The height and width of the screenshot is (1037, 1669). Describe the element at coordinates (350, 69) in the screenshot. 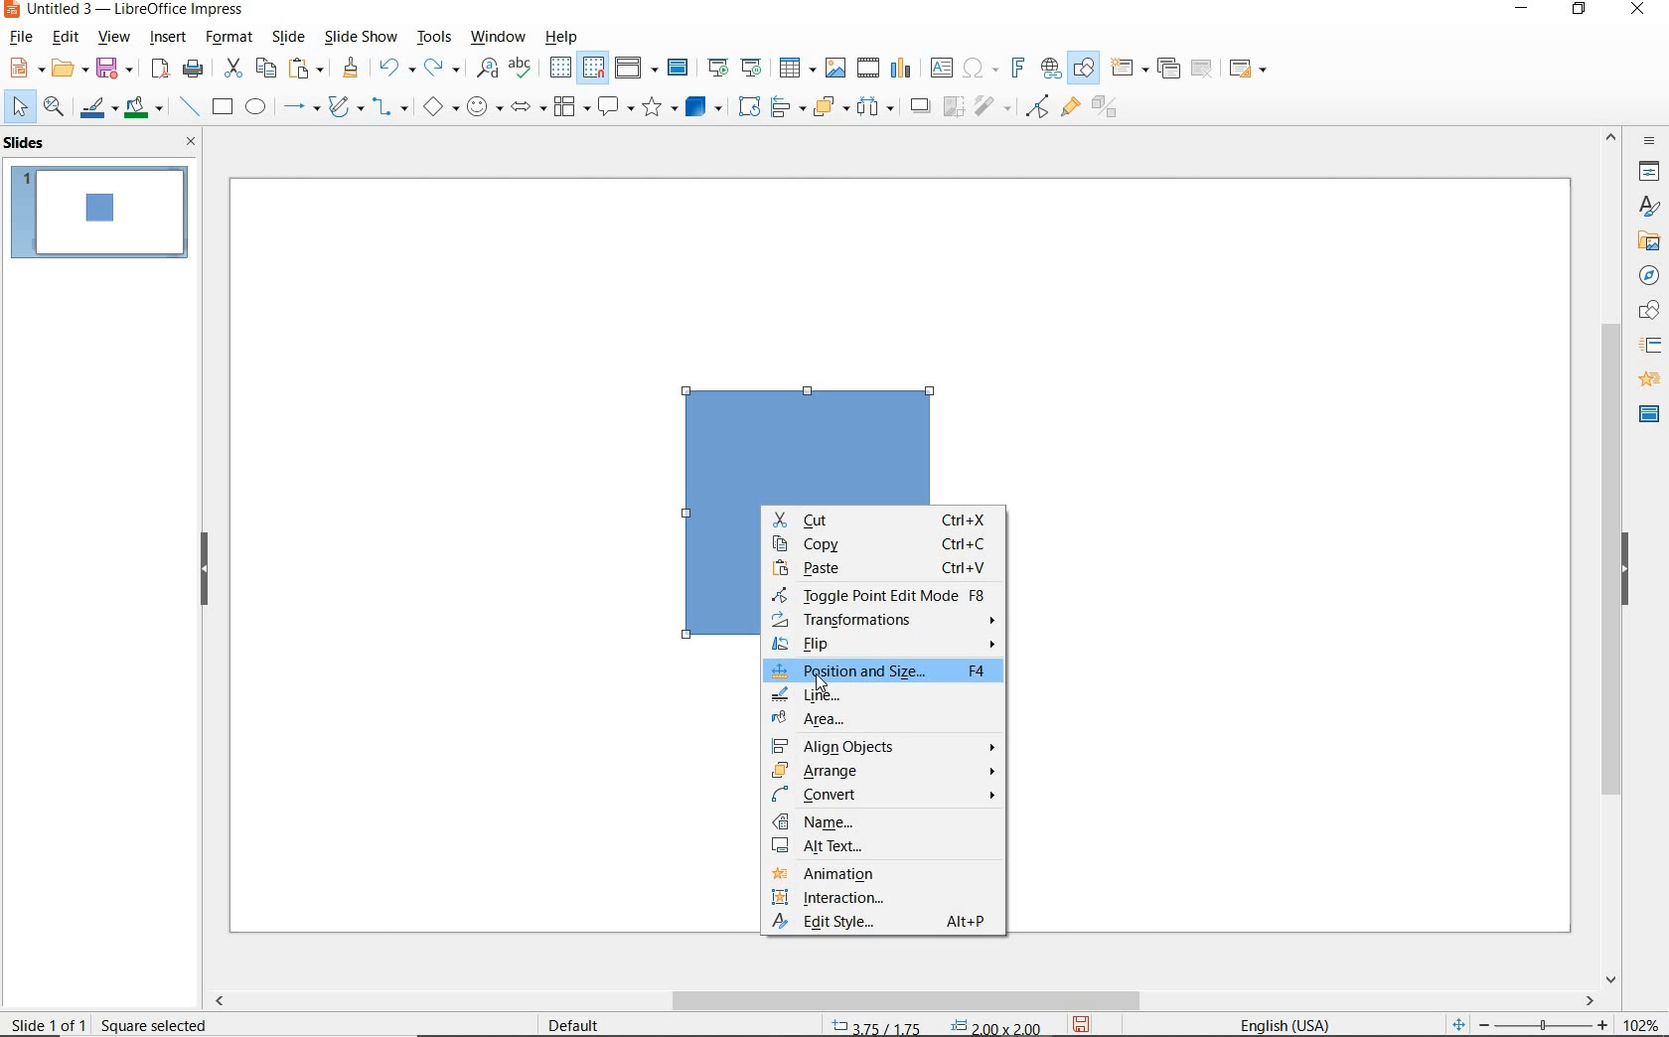

I see `clone formatting` at that location.